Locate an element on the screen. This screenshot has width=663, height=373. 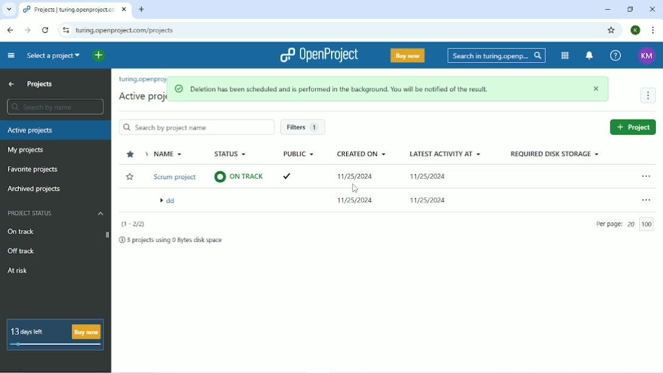
turing.openproject.com/projects is located at coordinates (126, 31).